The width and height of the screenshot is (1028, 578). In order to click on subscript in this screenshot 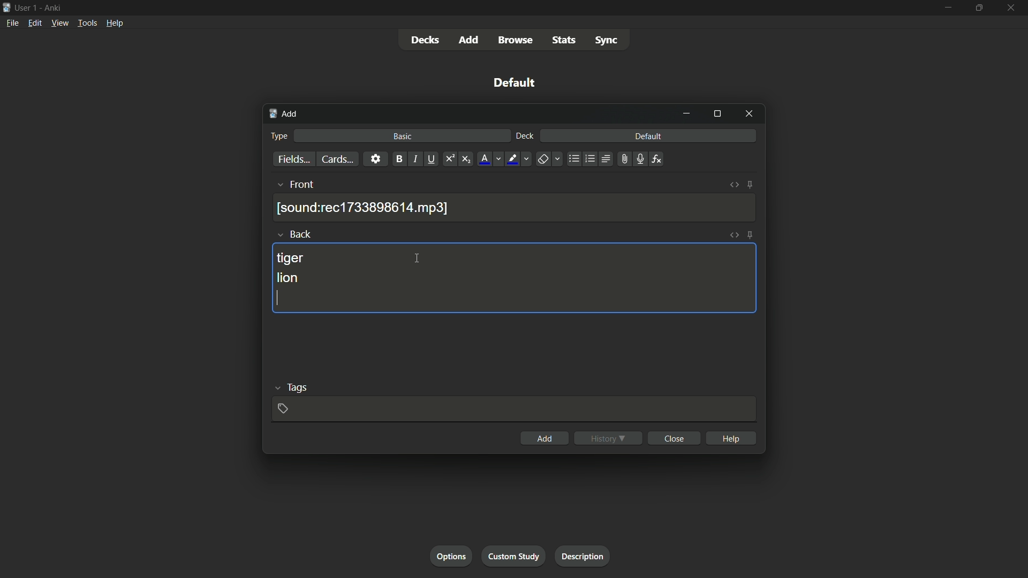, I will do `click(467, 159)`.